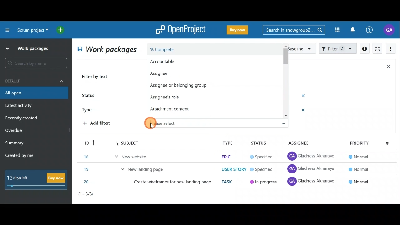  Describe the element at coordinates (302, 143) in the screenshot. I see `ASSIGNEE` at that location.